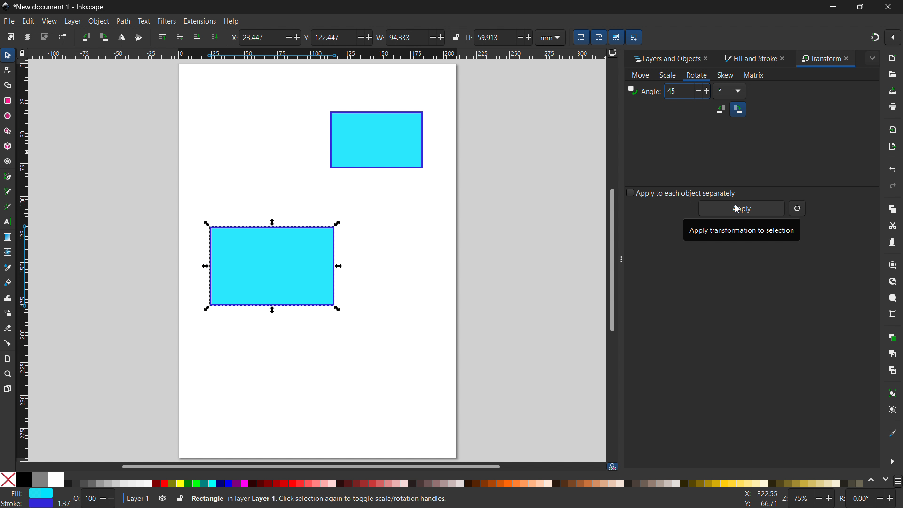  I want to click on undo, so click(893, 169).